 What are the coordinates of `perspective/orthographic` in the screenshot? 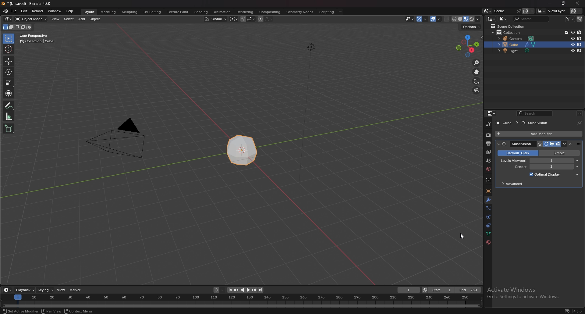 It's located at (476, 91).